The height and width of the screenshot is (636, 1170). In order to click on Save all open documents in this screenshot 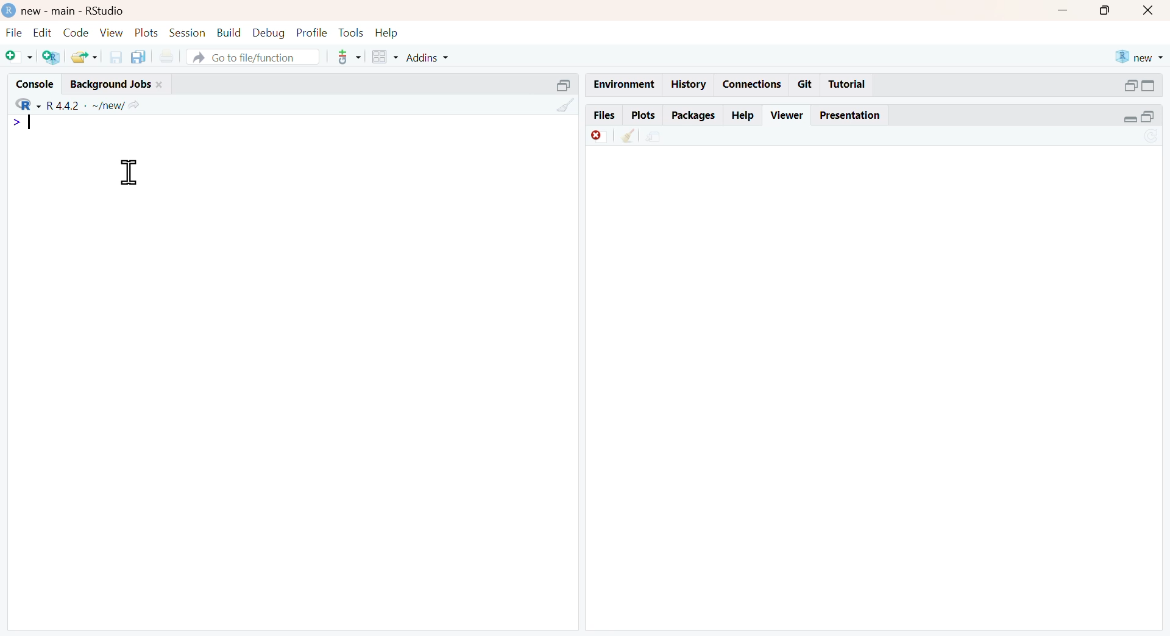, I will do `click(142, 55)`.